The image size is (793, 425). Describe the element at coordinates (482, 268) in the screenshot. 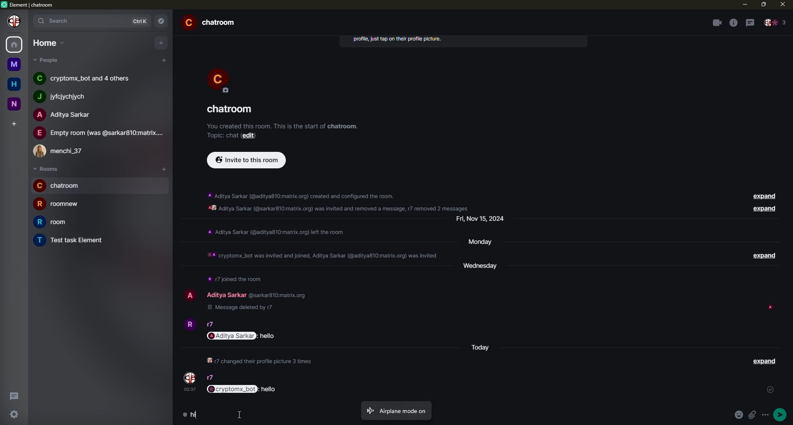

I see `day` at that location.